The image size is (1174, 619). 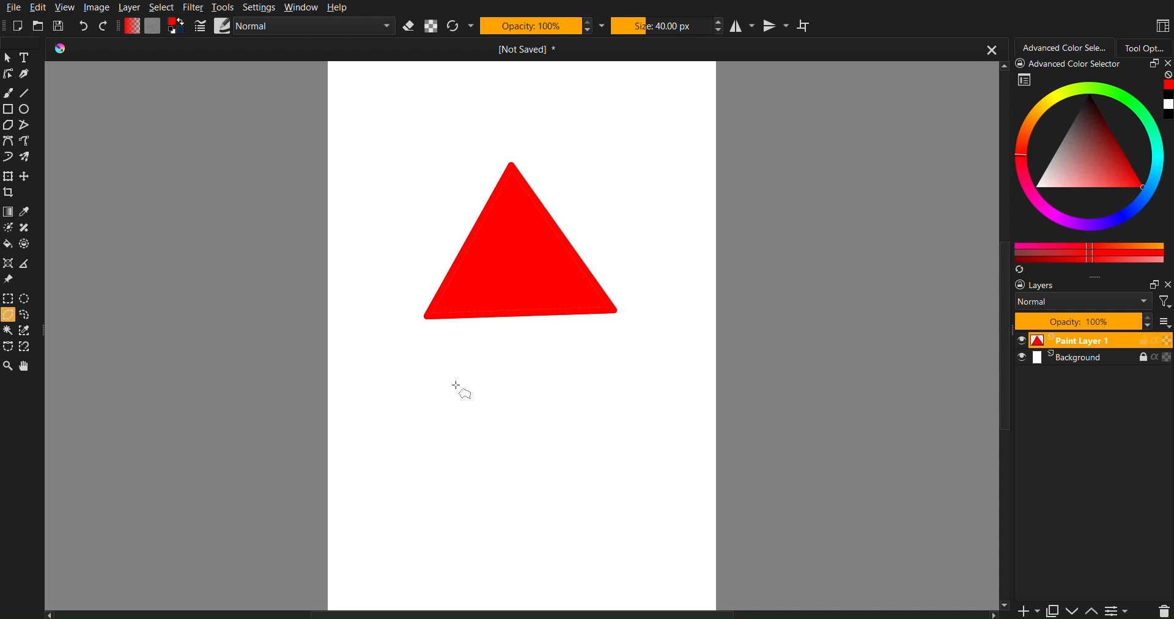 I want to click on Tool Options, so click(x=1148, y=46).